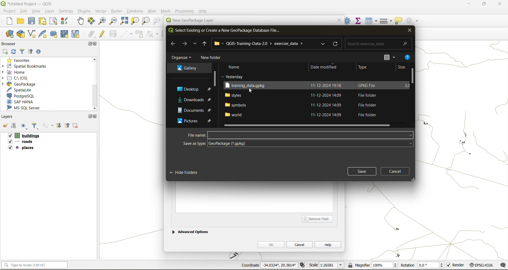  Describe the element at coordinates (35, 266) in the screenshot. I see `Type to locate (Ctrl+K)(status bar)` at that location.